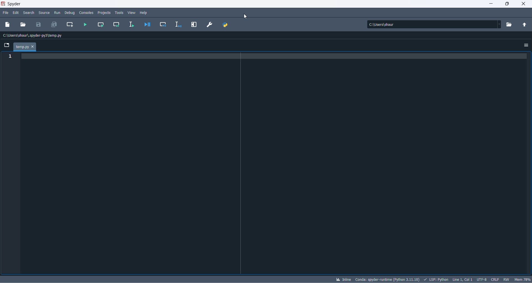  What do you see at coordinates (23, 24) in the screenshot?
I see `open` at bounding box center [23, 24].